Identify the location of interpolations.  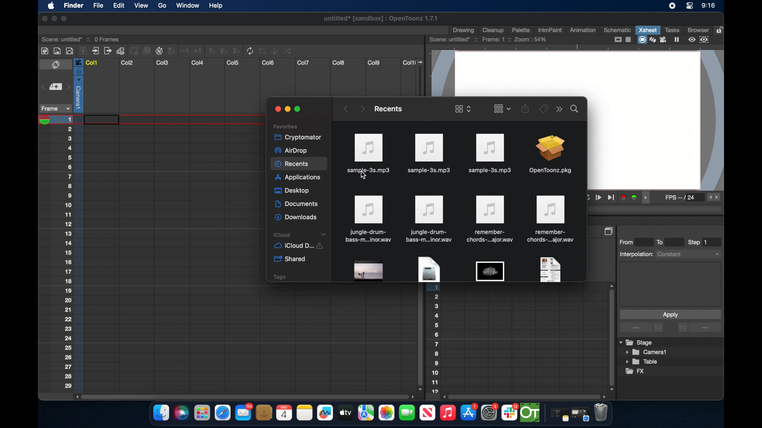
(669, 254).